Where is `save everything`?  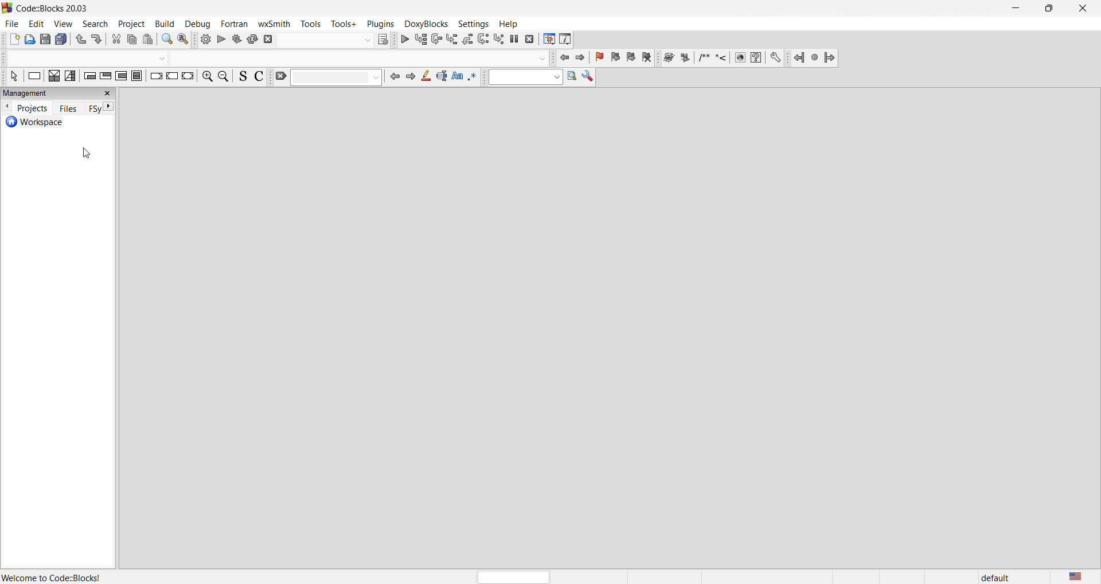
save everything is located at coordinates (63, 39).